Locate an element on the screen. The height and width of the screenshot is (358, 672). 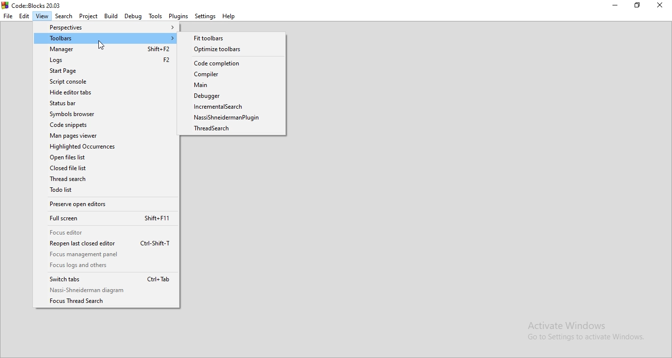
Optimize toolbars is located at coordinates (233, 49).